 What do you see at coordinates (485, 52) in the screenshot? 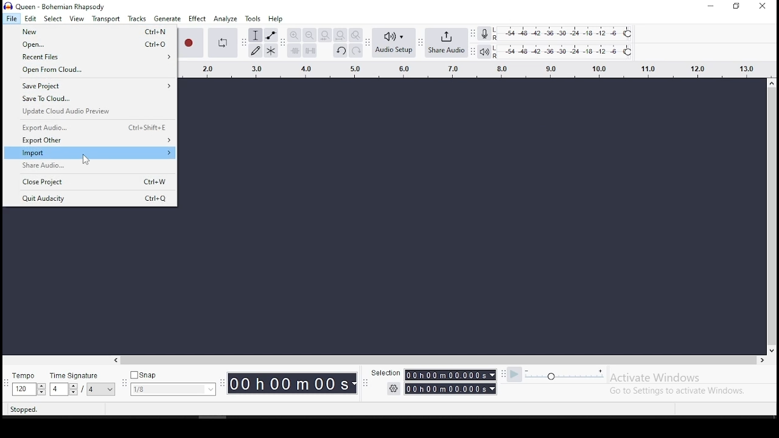
I see `playback ` at bounding box center [485, 52].